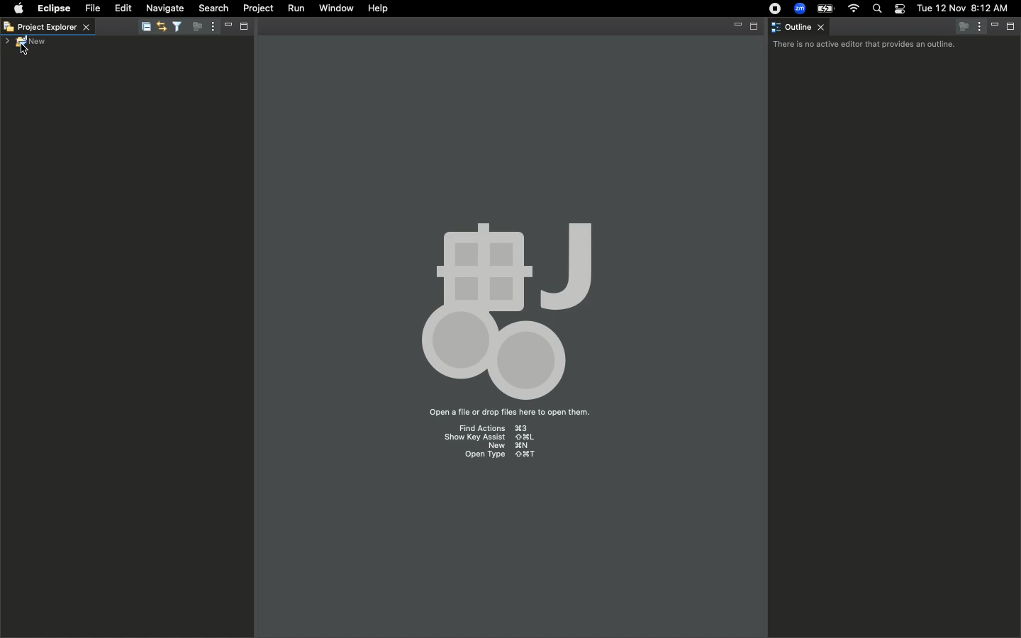 Image resolution: width=1021 pixels, height=638 pixels. What do you see at coordinates (962, 8) in the screenshot?
I see `Date/time` at bounding box center [962, 8].